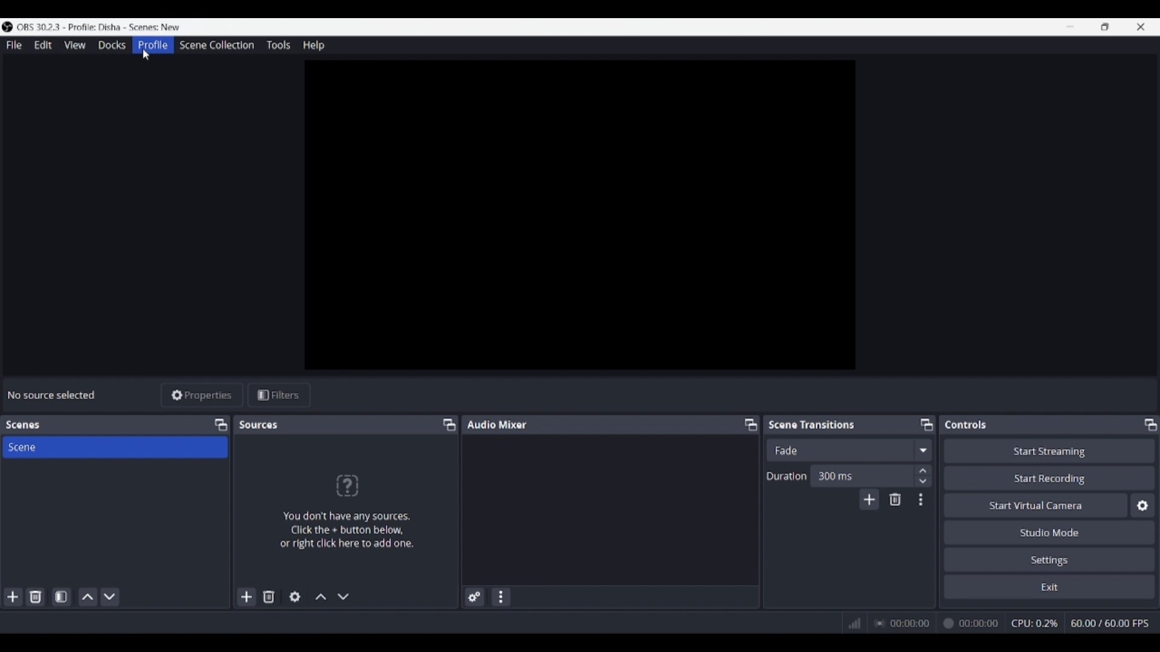  Describe the element at coordinates (445, 425) in the screenshot. I see `Copy` at that location.